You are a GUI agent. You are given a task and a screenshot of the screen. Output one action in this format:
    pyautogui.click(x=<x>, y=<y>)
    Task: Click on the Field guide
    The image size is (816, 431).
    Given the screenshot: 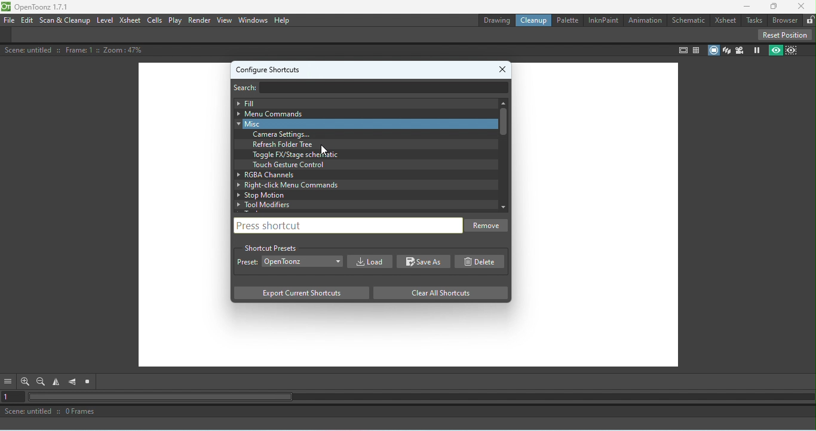 What is the action you would take?
    pyautogui.click(x=697, y=50)
    